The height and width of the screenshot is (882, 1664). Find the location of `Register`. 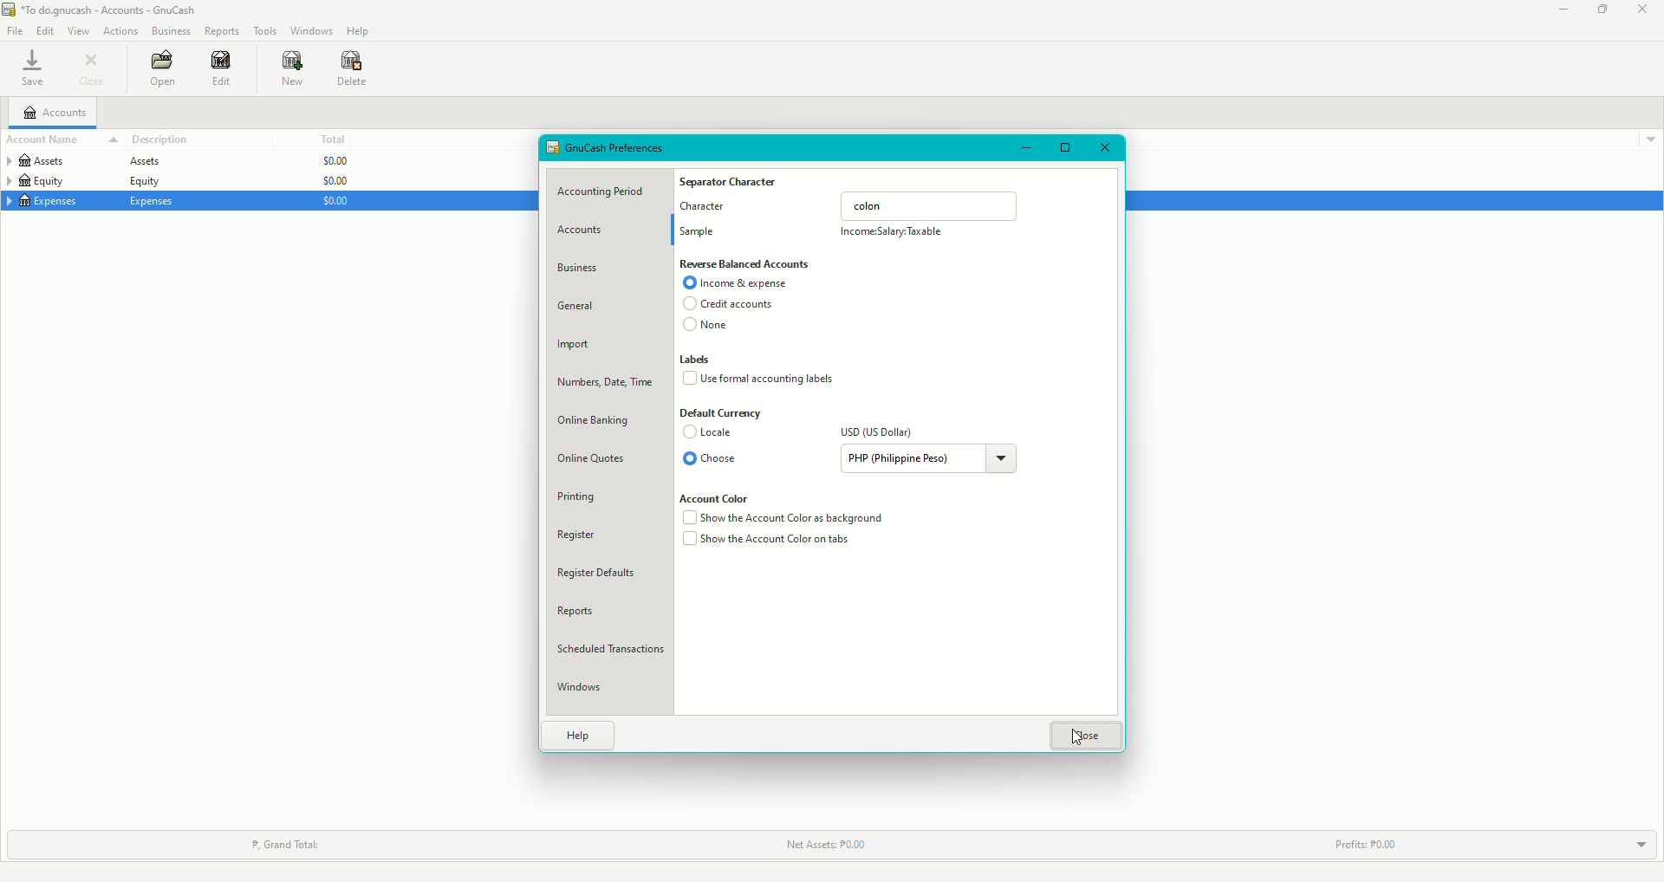

Register is located at coordinates (578, 535).